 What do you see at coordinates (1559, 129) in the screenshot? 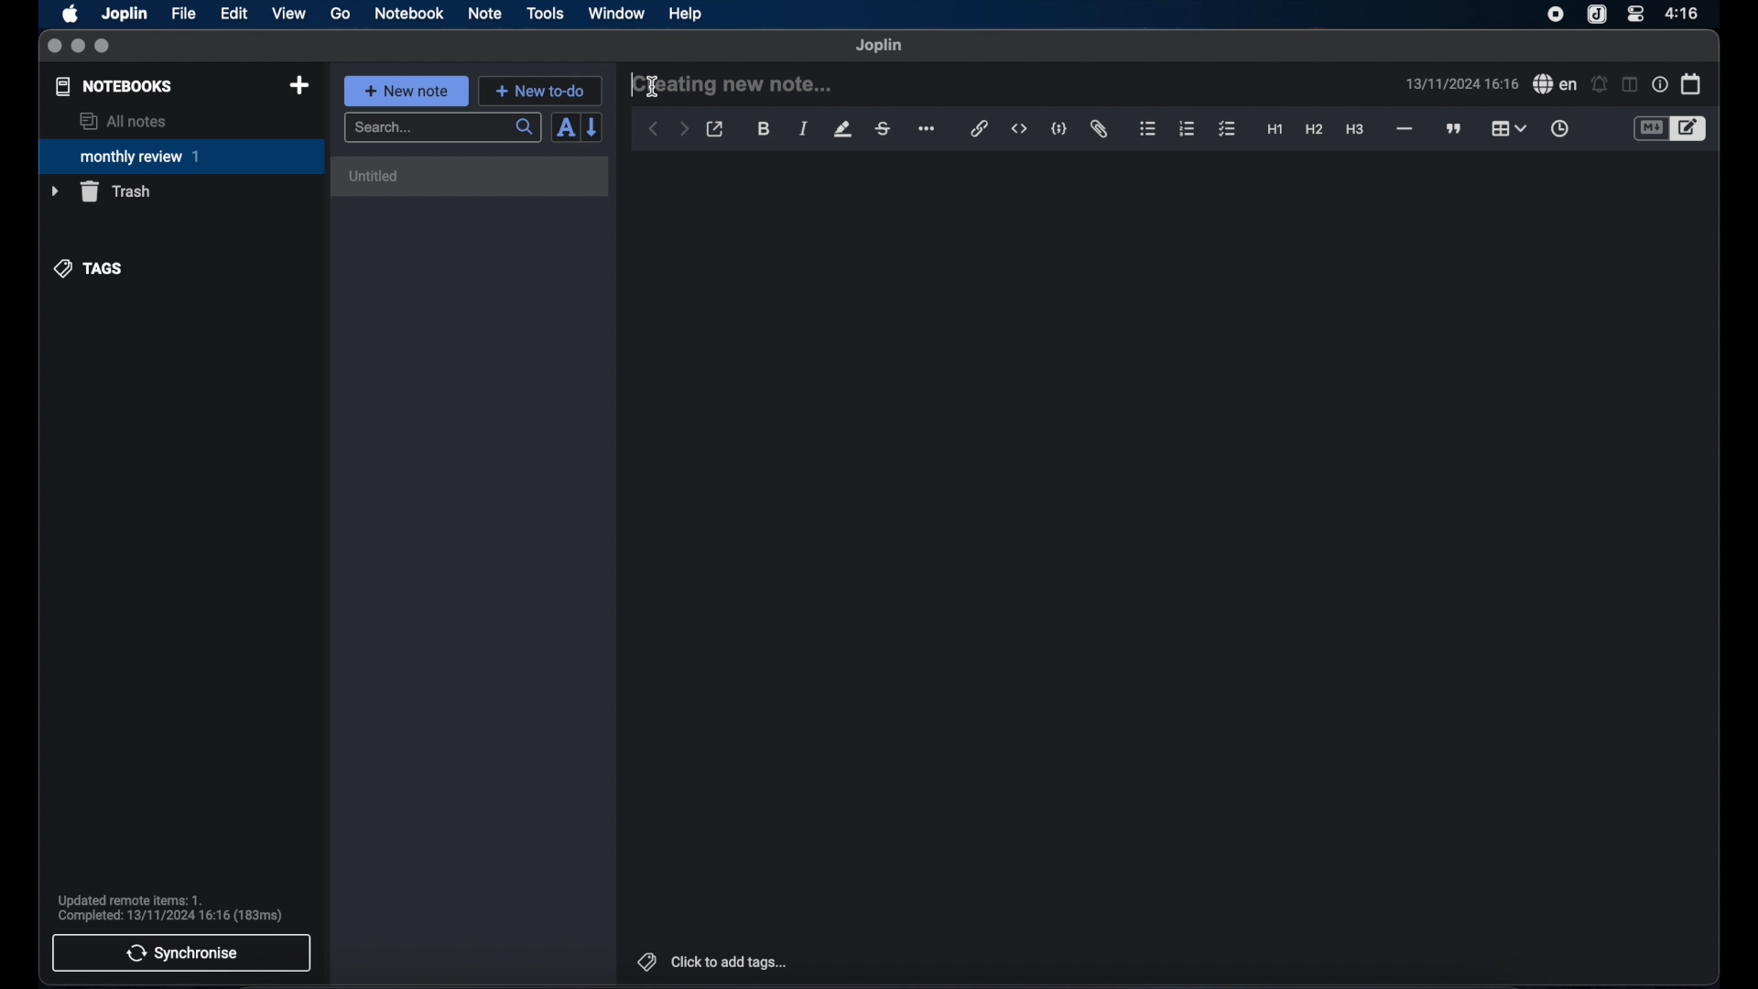
I see `insert time` at bounding box center [1559, 129].